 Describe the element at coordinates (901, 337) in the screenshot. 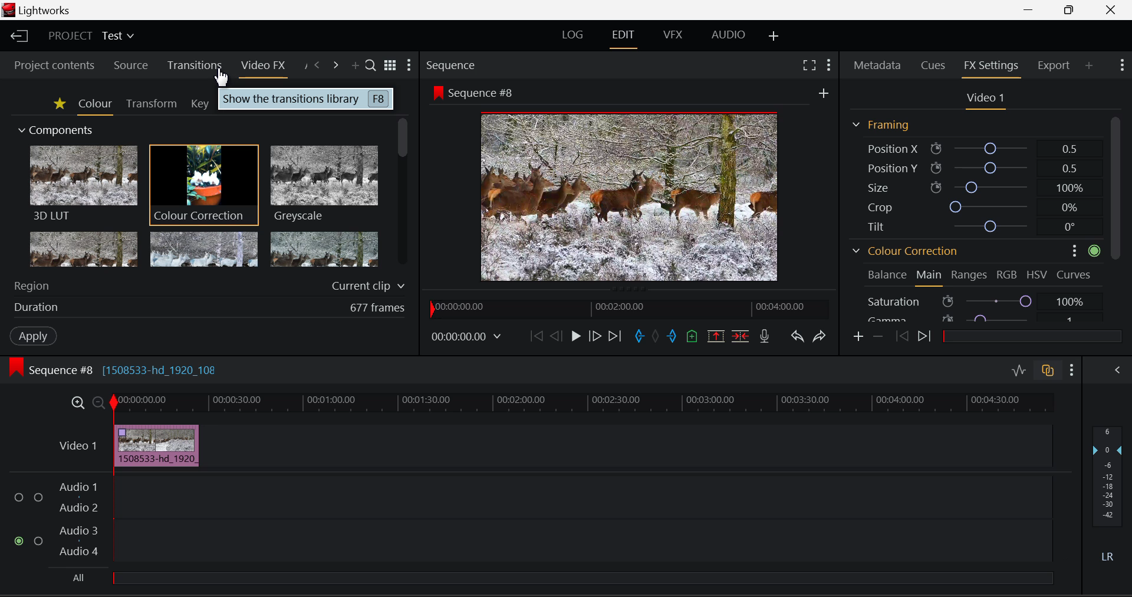

I see `Previous keyframe` at that location.